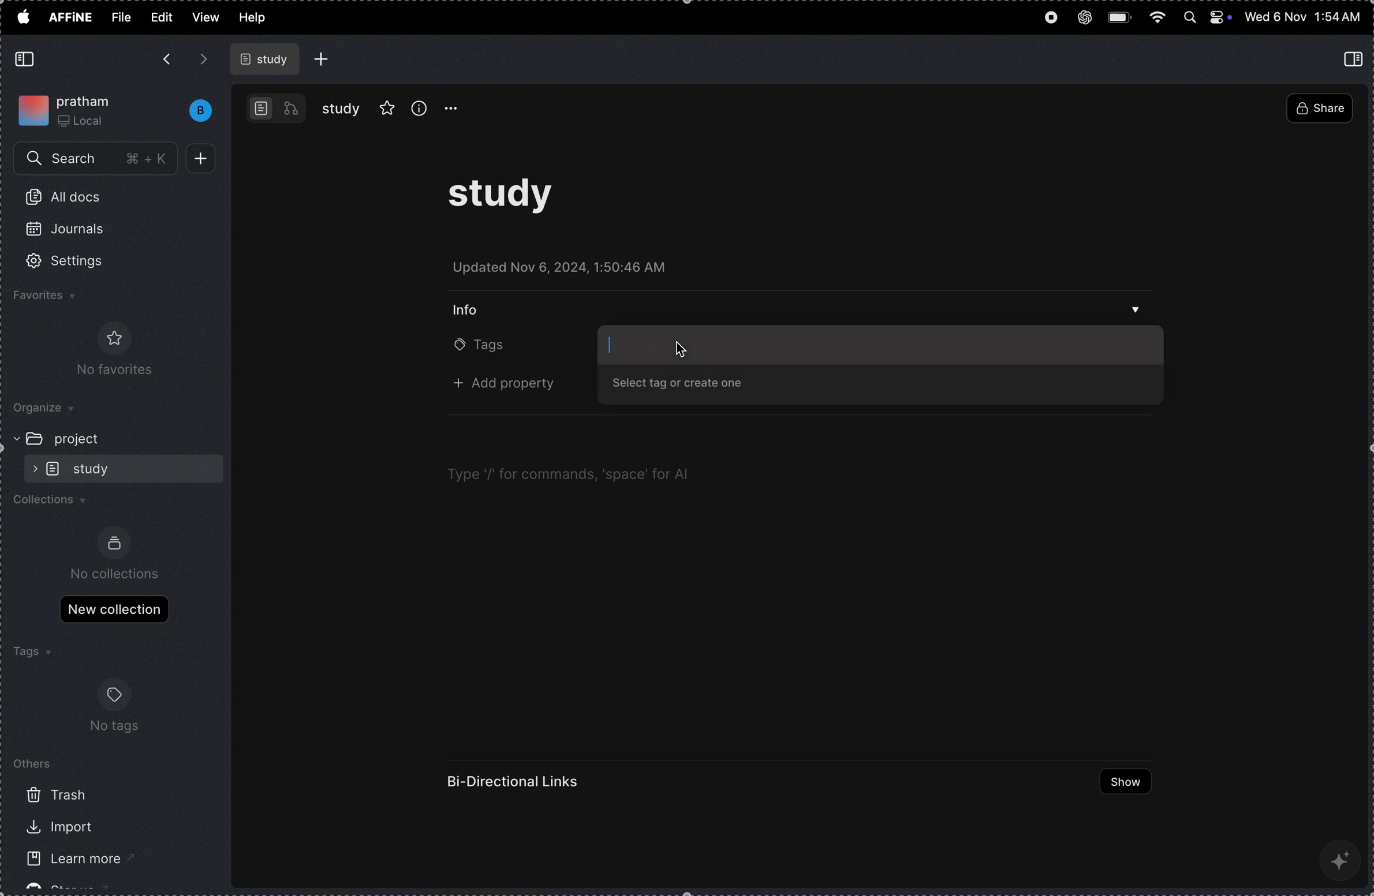 The image size is (1374, 896). What do you see at coordinates (879, 345) in the screenshot?
I see `add tag` at bounding box center [879, 345].